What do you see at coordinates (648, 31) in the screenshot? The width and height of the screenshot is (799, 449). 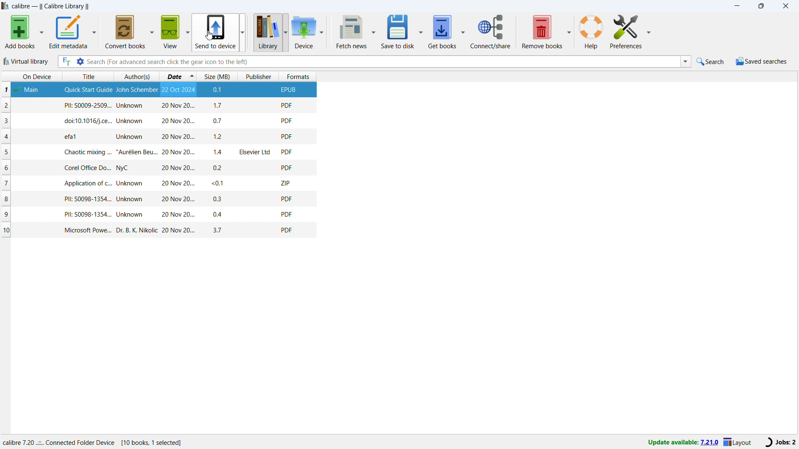 I see `preferences options` at bounding box center [648, 31].